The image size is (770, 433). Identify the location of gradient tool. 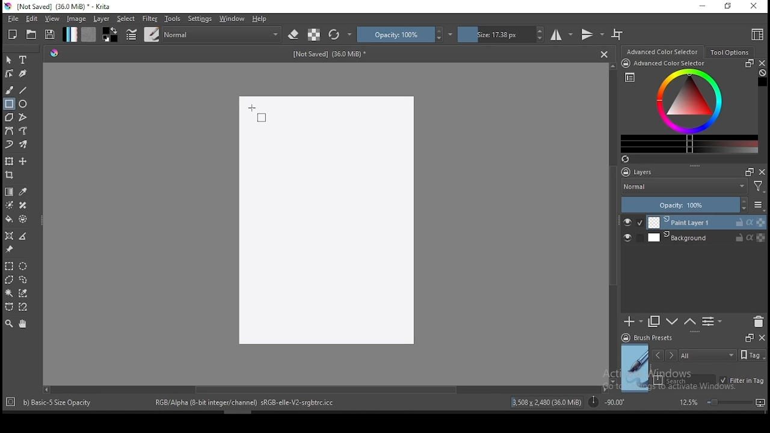
(10, 192).